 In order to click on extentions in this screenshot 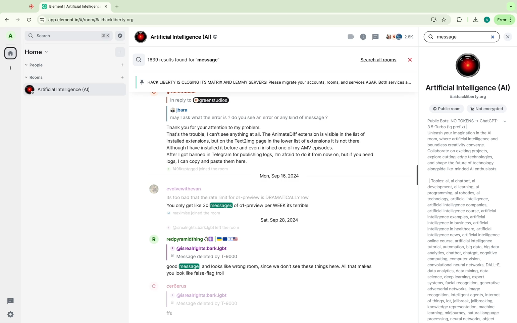, I will do `click(444, 20)`.